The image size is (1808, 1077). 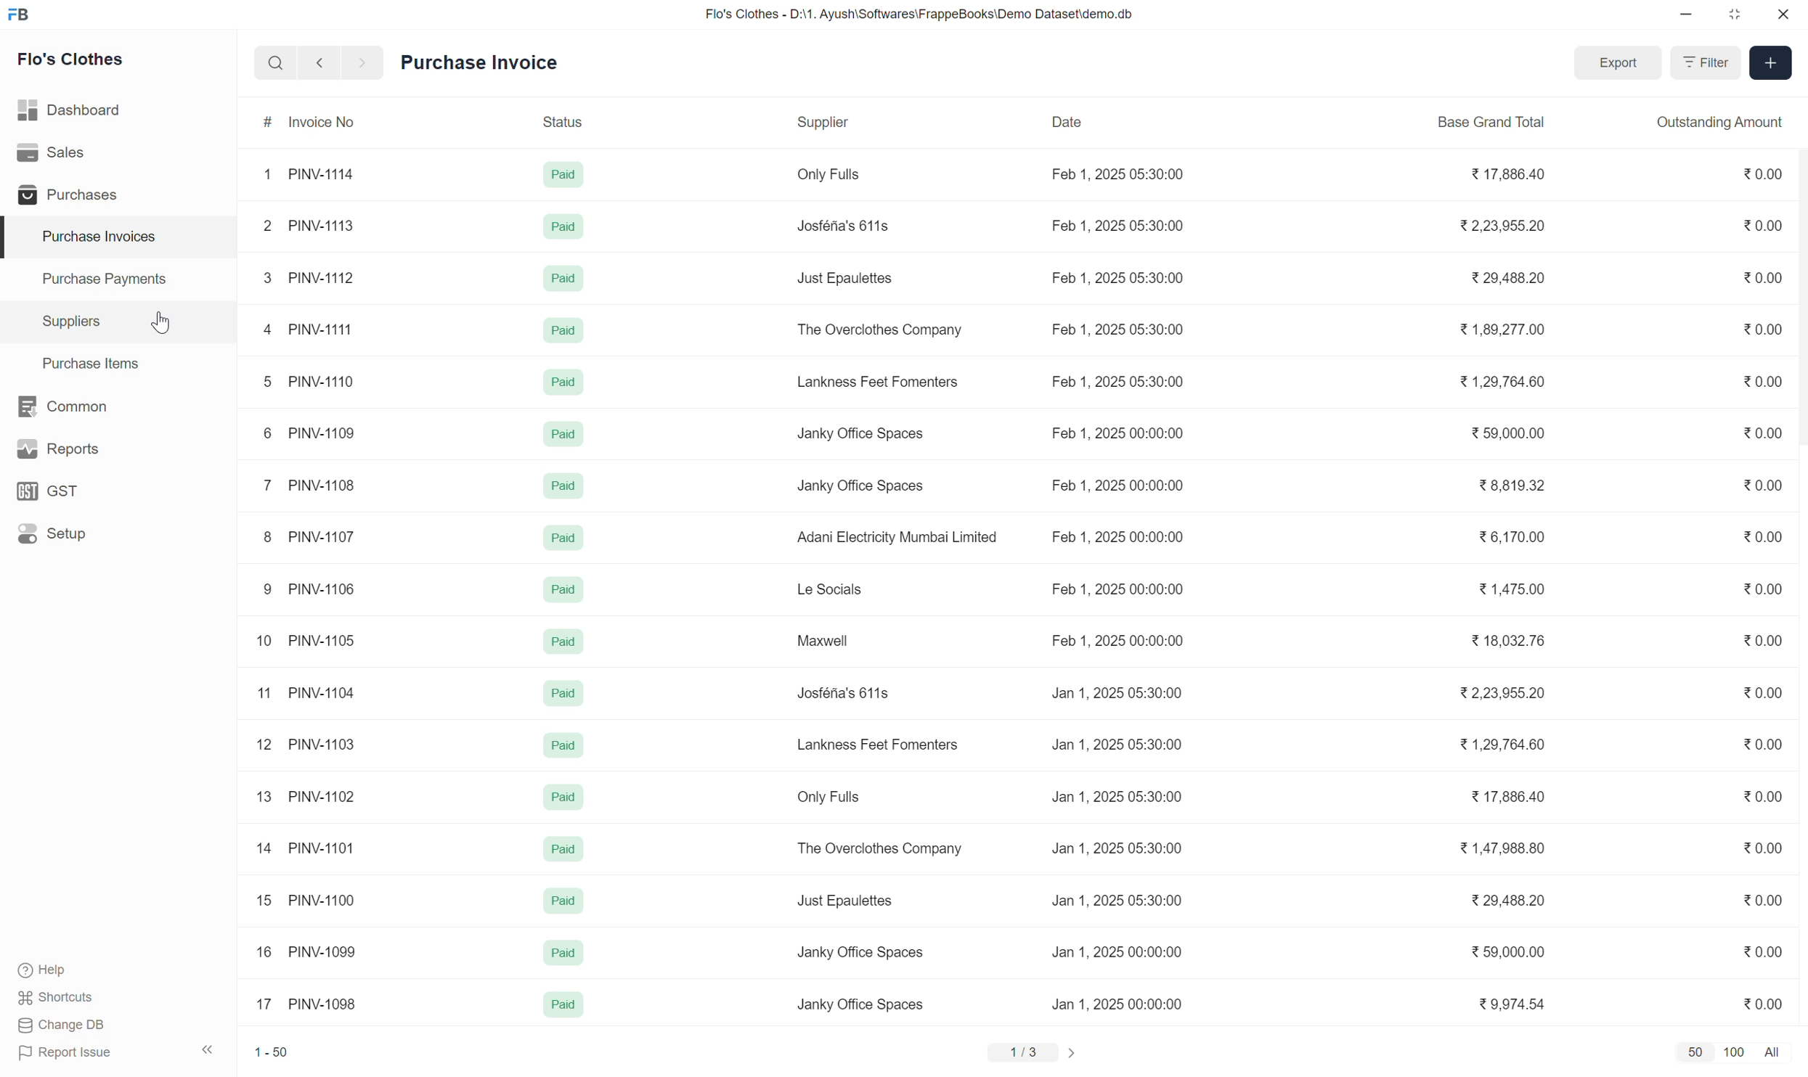 What do you see at coordinates (830, 589) in the screenshot?
I see `Le Socials` at bounding box center [830, 589].